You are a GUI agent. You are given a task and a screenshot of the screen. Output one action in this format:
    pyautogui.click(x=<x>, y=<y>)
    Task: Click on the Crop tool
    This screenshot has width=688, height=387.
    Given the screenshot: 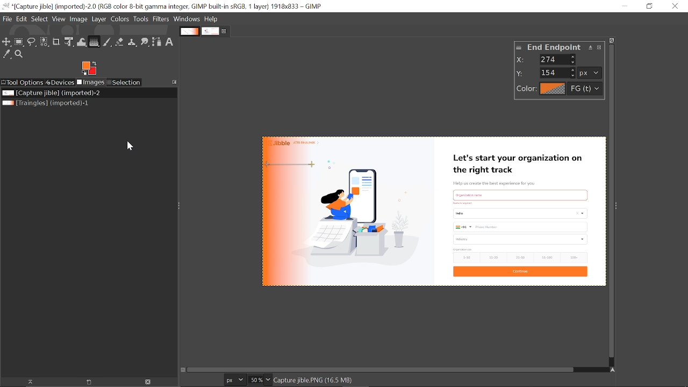 What is the action you would take?
    pyautogui.click(x=57, y=41)
    